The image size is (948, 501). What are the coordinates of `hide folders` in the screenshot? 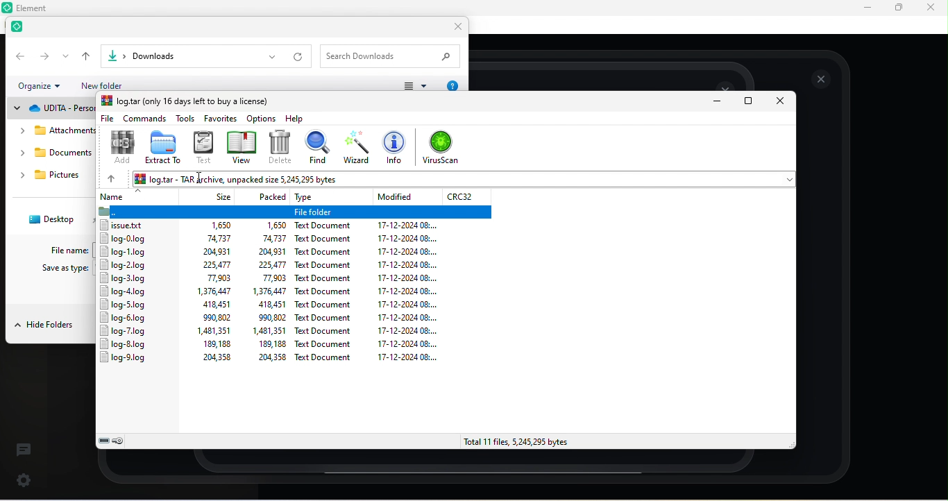 It's located at (45, 326).